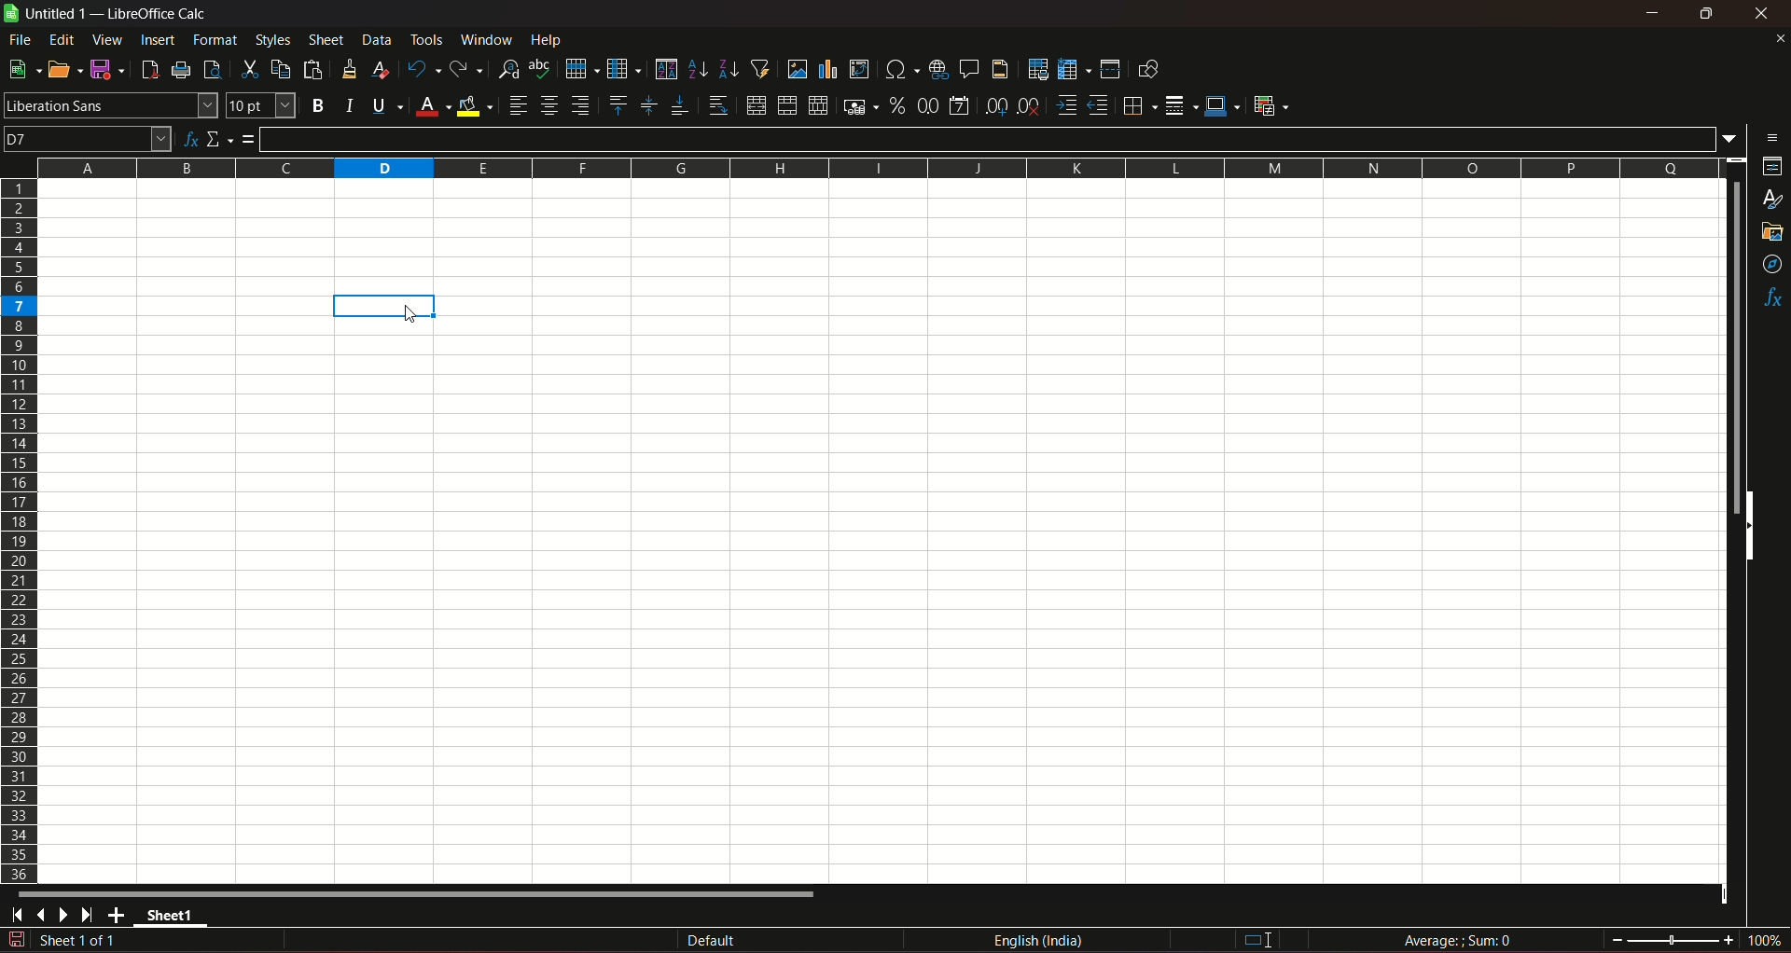 This screenshot has width=1791, height=953. What do you see at coordinates (159, 14) in the screenshot?
I see `title` at bounding box center [159, 14].